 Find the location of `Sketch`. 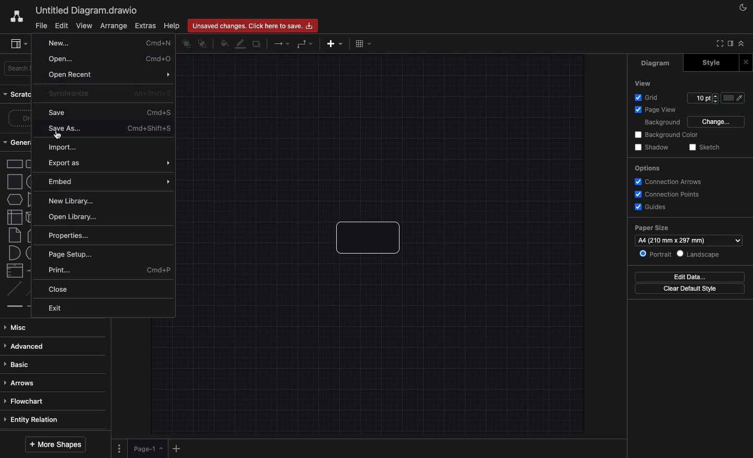

Sketch is located at coordinates (706, 147).